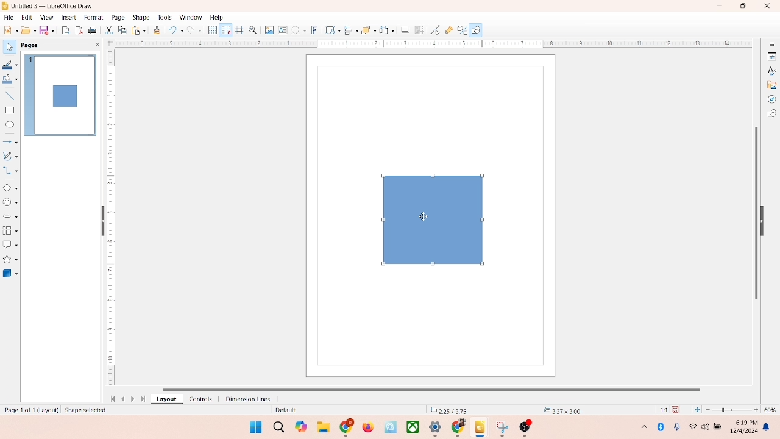 The height and width of the screenshot is (439, 780). I want to click on dimension lines, so click(245, 399).